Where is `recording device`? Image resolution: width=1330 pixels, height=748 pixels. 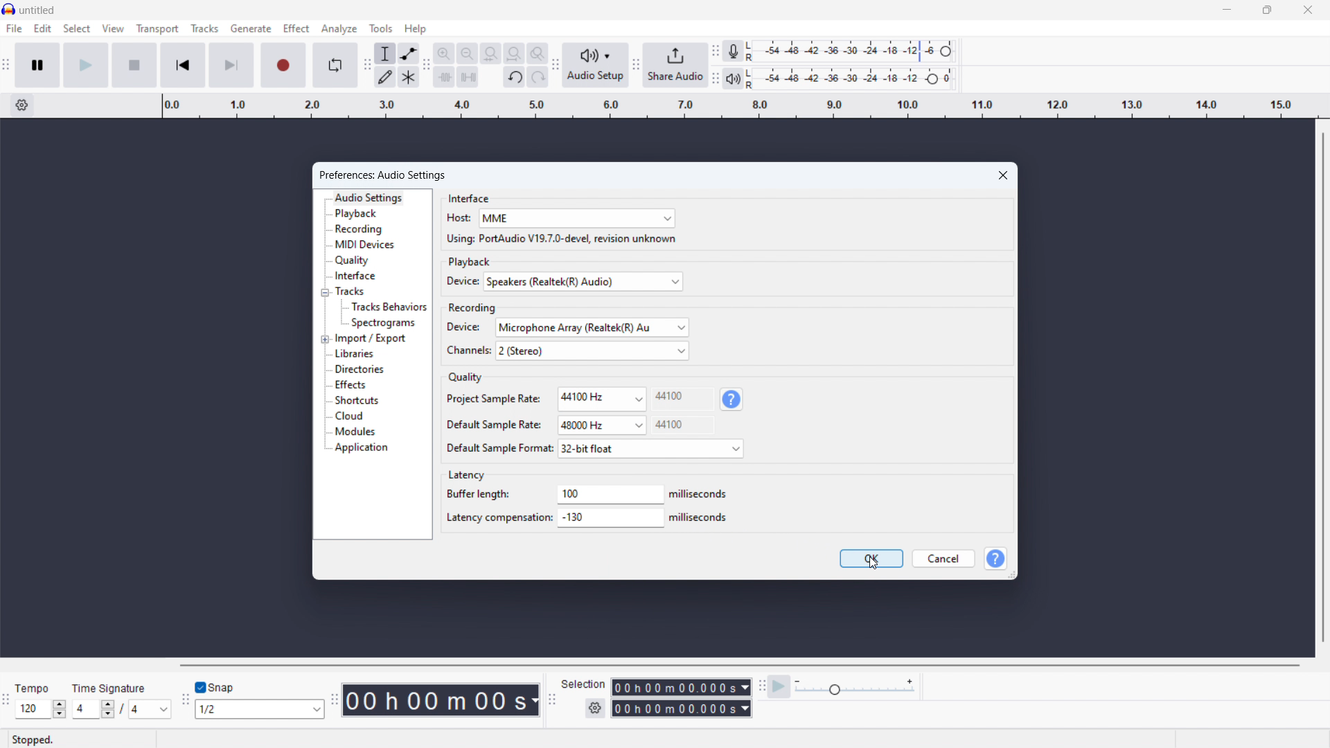
recording device is located at coordinates (592, 328).